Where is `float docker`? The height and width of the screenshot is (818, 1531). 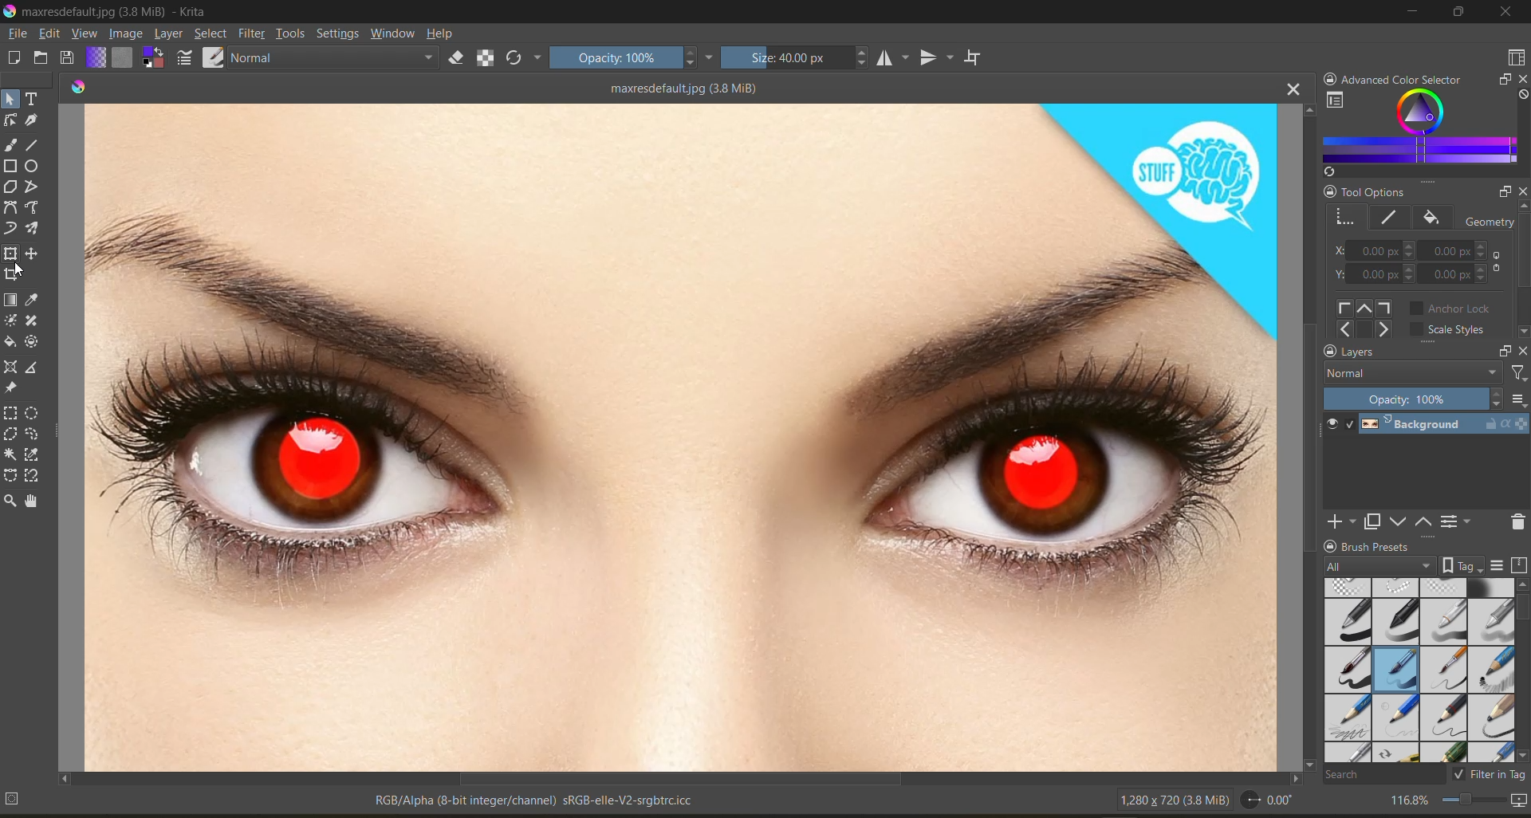
float docker is located at coordinates (1503, 81).